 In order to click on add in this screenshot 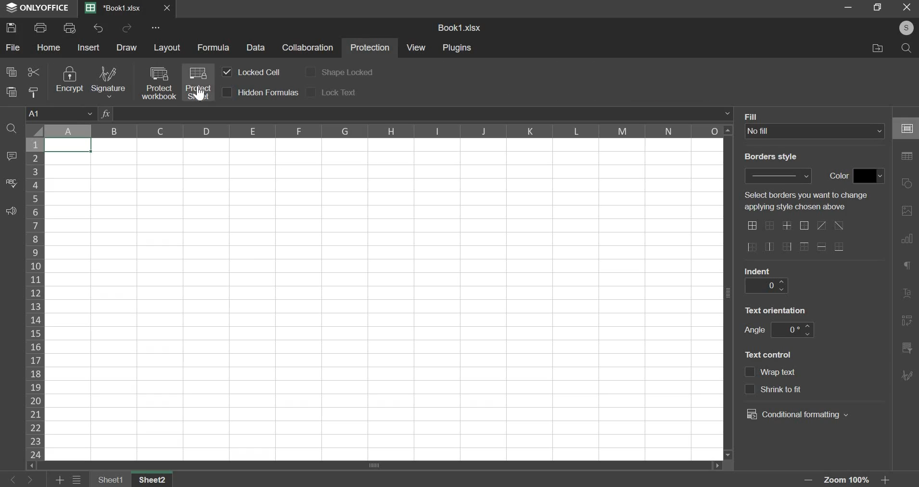, I will do `click(61, 480)`.